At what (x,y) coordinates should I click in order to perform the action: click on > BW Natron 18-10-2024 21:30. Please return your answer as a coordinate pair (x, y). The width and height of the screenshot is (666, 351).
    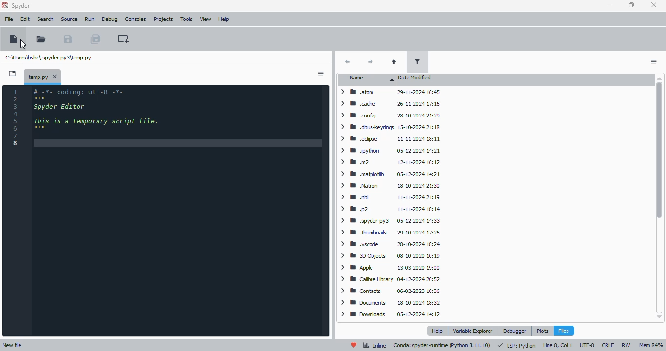
    Looking at the image, I should click on (389, 186).